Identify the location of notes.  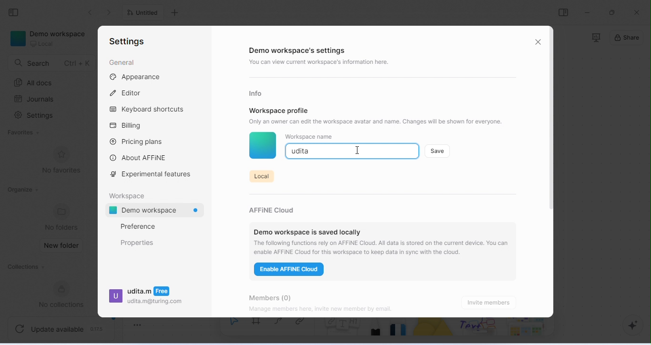
(343, 331).